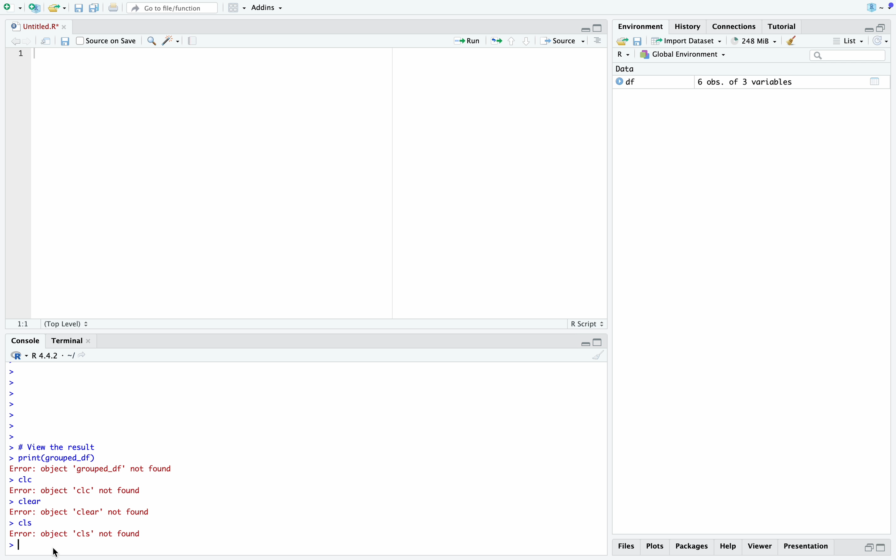  What do you see at coordinates (13, 7) in the screenshot?
I see `Open new file` at bounding box center [13, 7].